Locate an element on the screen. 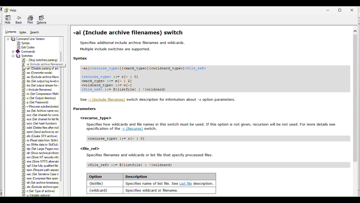  recurse subdreciones is located at coordinates (40, 106).